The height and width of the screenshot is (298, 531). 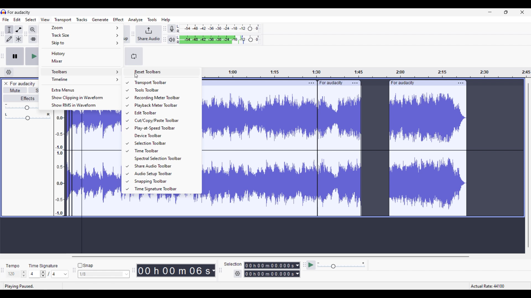 What do you see at coordinates (164, 98) in the screenshot?
I see `Recording meter toolbar` at bounding box center [164, 98].